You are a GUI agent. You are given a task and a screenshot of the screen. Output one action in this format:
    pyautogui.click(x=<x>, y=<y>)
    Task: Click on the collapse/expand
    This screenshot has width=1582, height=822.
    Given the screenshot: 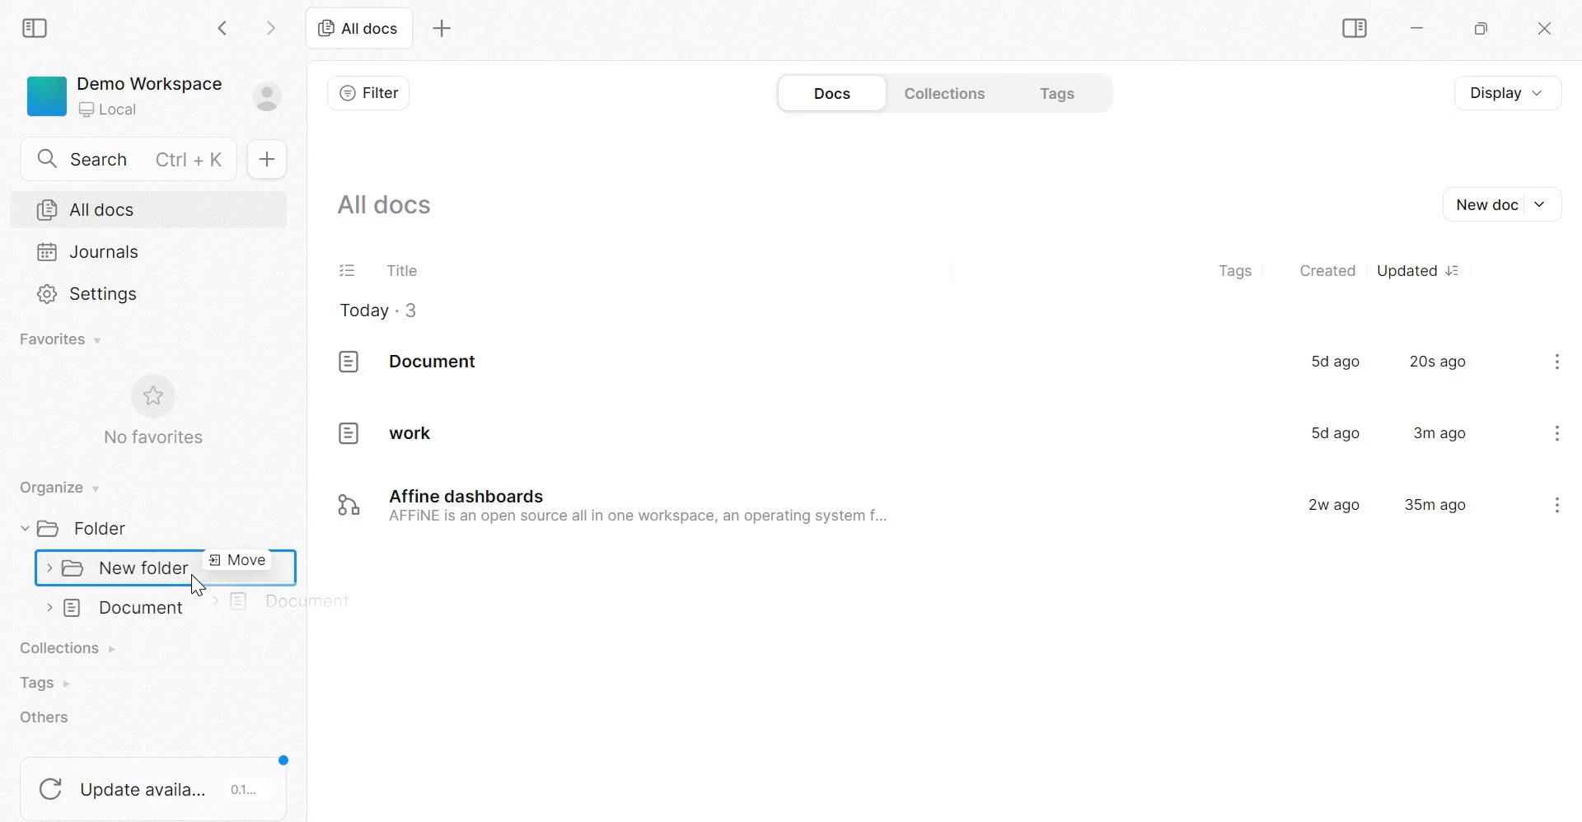 What is the action you would take?
    pyautogui.click(x=45, y=569)
    